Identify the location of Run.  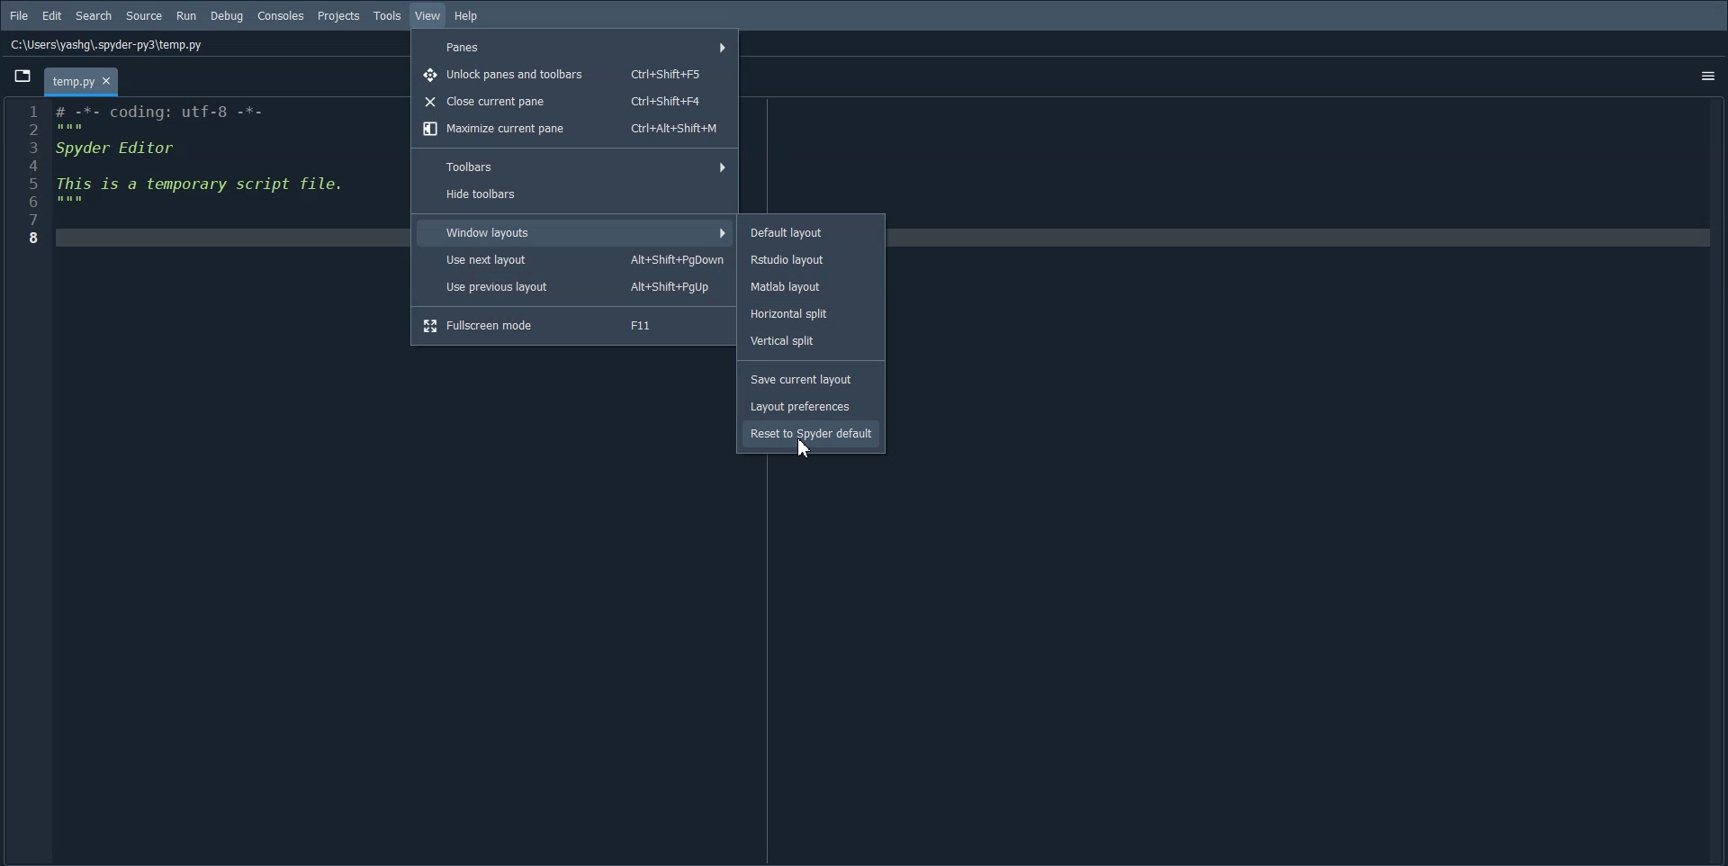
(186, 16).